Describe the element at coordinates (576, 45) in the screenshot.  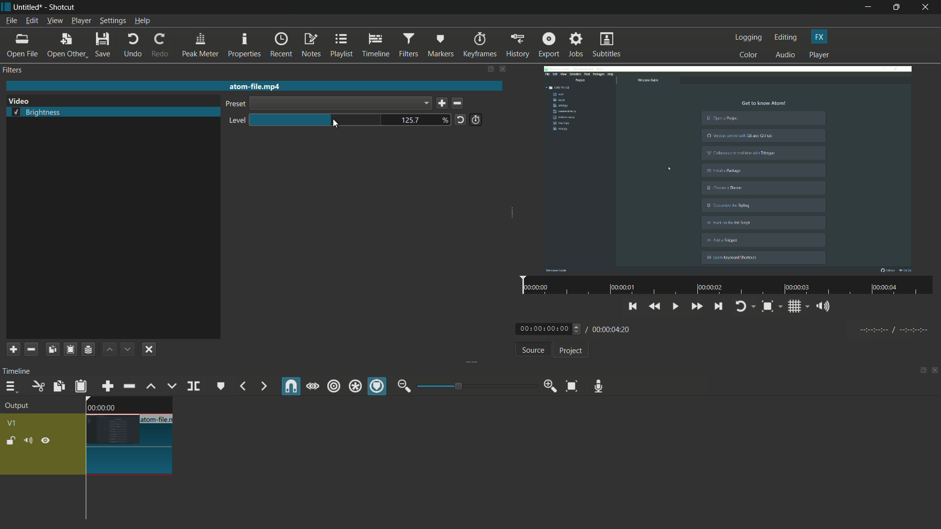
I see `jobs` at that location.